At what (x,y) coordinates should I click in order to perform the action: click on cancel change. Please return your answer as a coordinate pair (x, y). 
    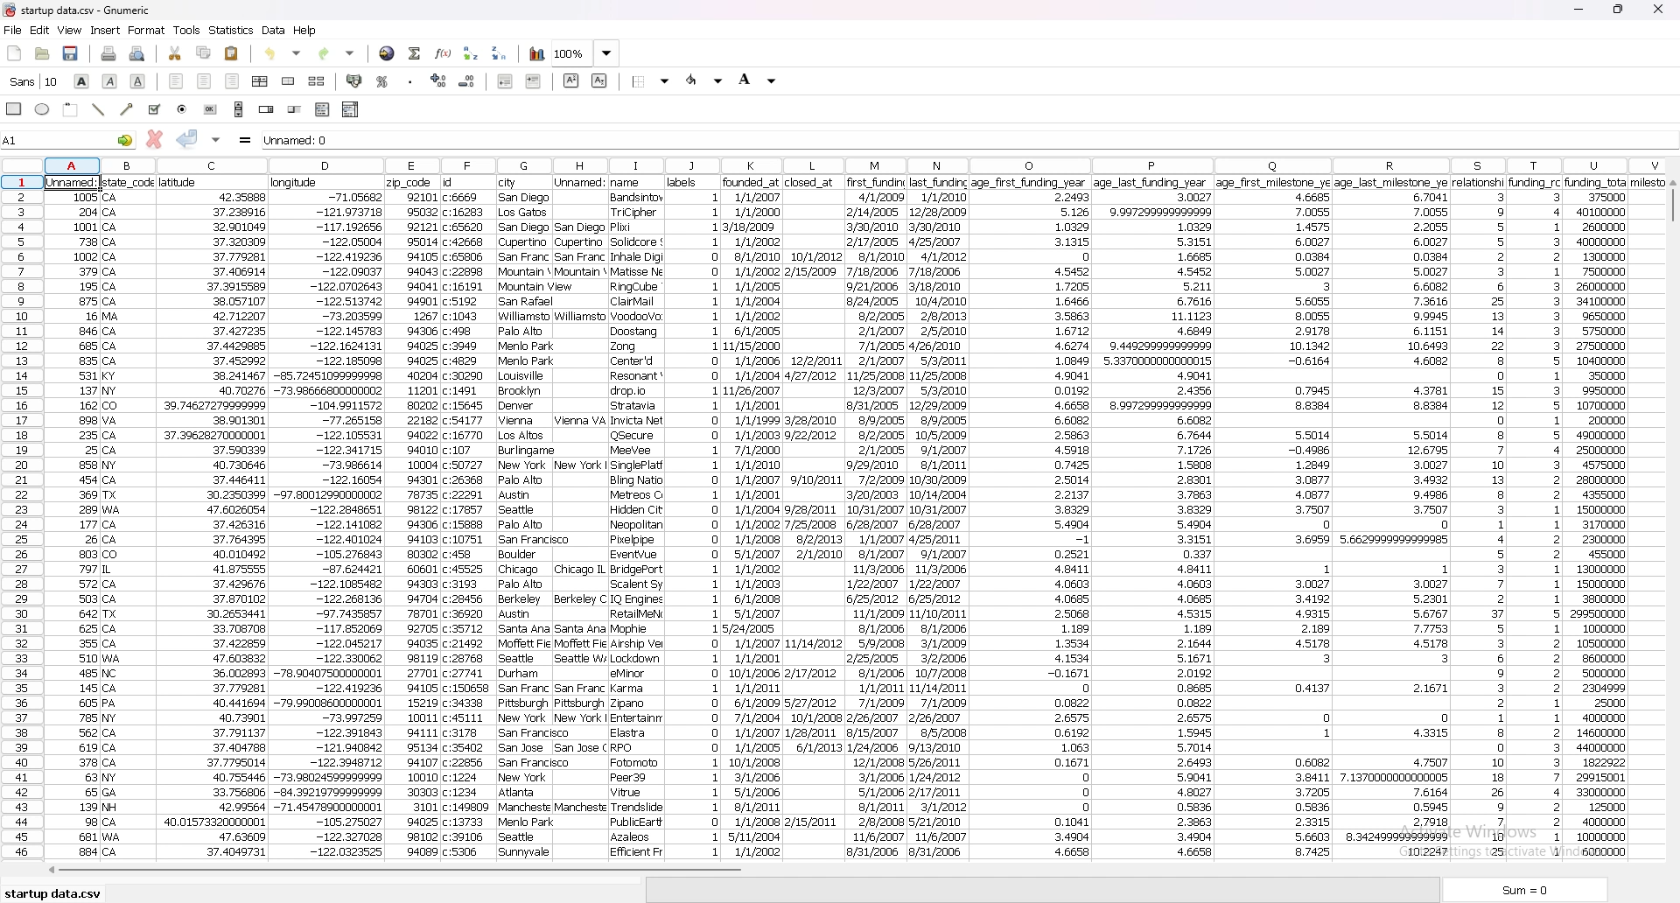
    Looking at the image, I should click on (155, 138).